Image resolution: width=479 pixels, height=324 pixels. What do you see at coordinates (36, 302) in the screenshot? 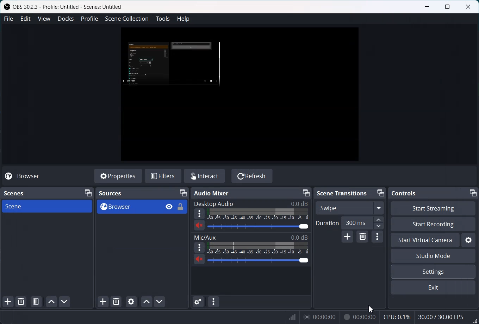
I see `Open Scene Filter` at bounding box center [36, 302].